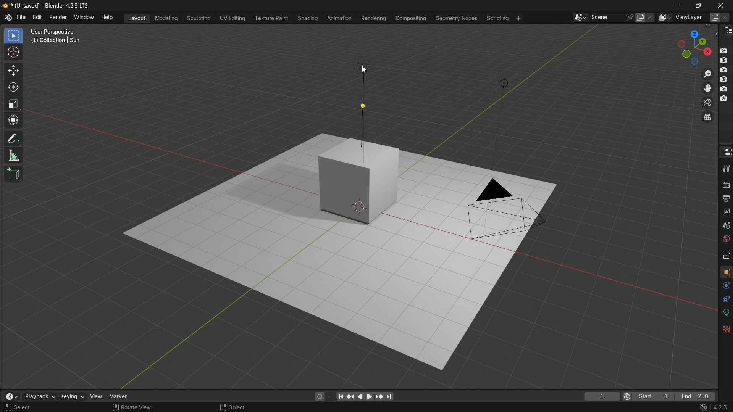  I want to click on minimize, so click(676, 5).